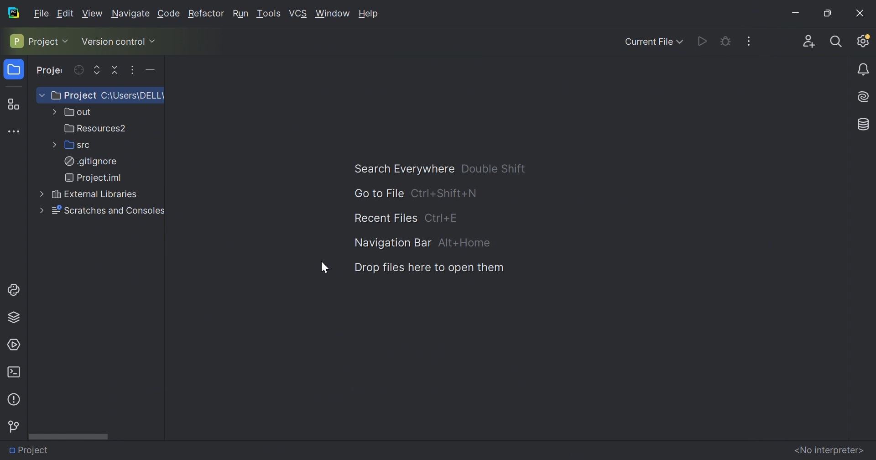  What do you see at coordinates (33, 41) in the screenshot?
I see `Project` at bounding box center [33, 41].